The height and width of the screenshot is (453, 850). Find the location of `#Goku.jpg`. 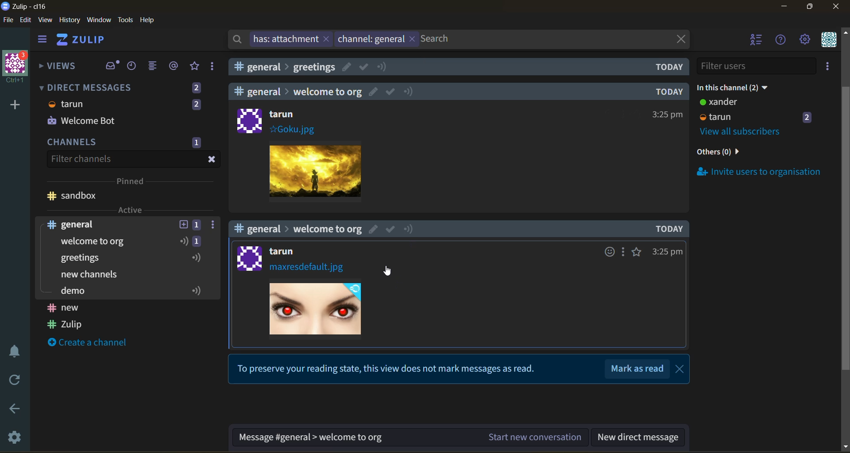

#Goku.jpg is located at coordinates (292, 129).